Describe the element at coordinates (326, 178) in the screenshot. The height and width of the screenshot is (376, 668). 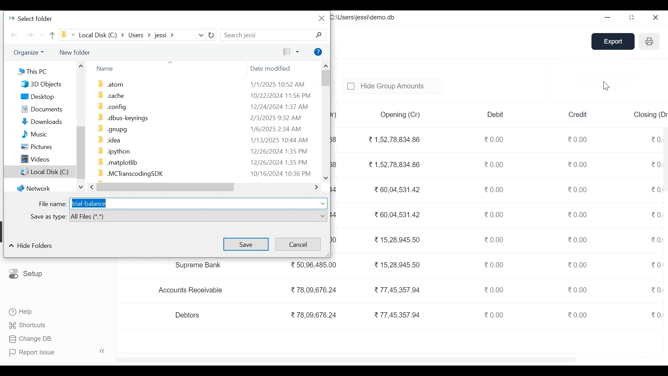
I see `Scroll down` at that location.